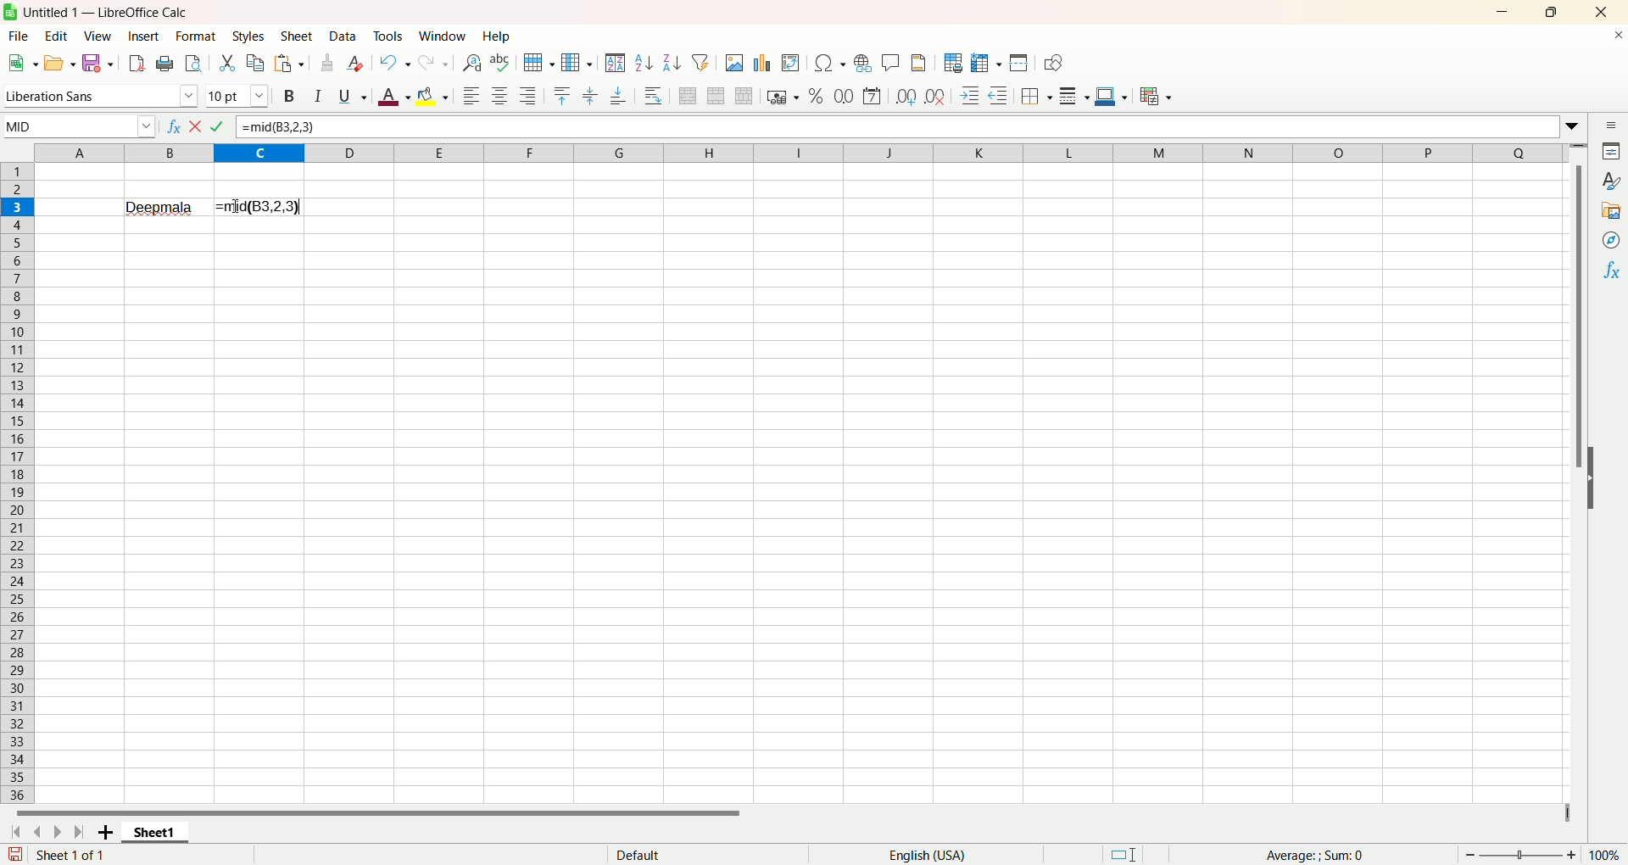 The image size is (1628, 865). What do you see at coordinates (394, 96) in the screenshot?
I see `Font color` at bounding box center [394, 96].